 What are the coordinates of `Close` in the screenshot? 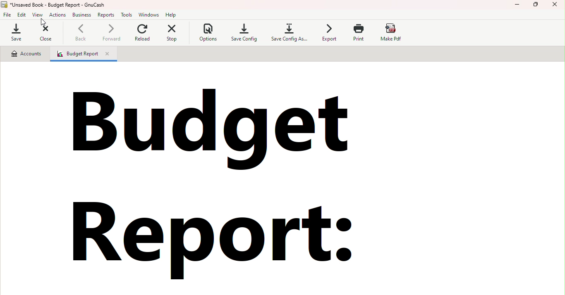 It's located at (110, 54).